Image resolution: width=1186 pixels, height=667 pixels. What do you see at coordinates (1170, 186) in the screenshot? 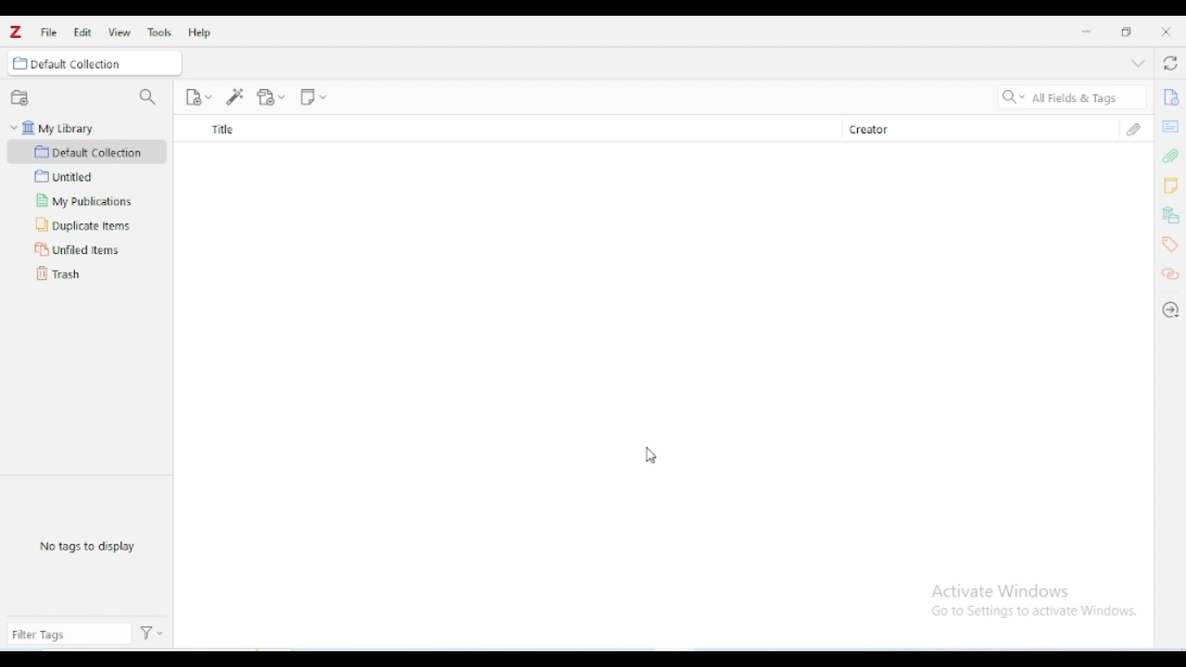
I see `notes` at bounding box center [1170, 186].